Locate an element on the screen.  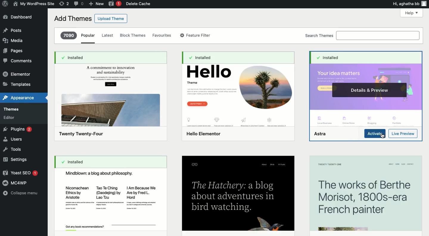
Plugins 2 is located at coordinates (18, 130).